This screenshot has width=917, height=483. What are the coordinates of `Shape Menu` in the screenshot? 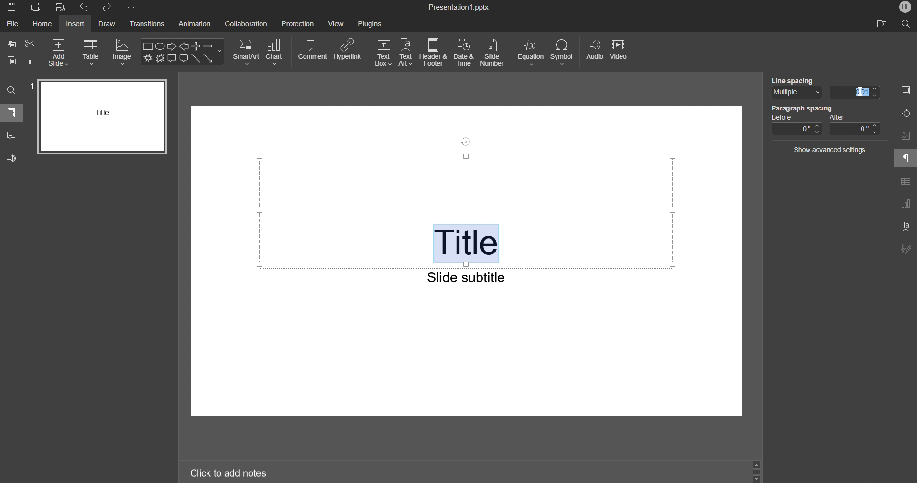 It's located at (183, 52).